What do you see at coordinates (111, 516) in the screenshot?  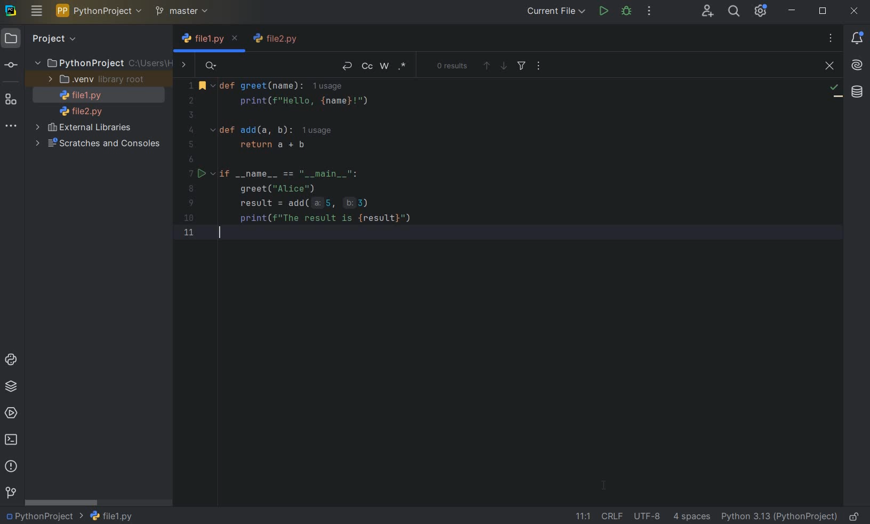 I see `FILE NAME` at bounding box center [111, 516].